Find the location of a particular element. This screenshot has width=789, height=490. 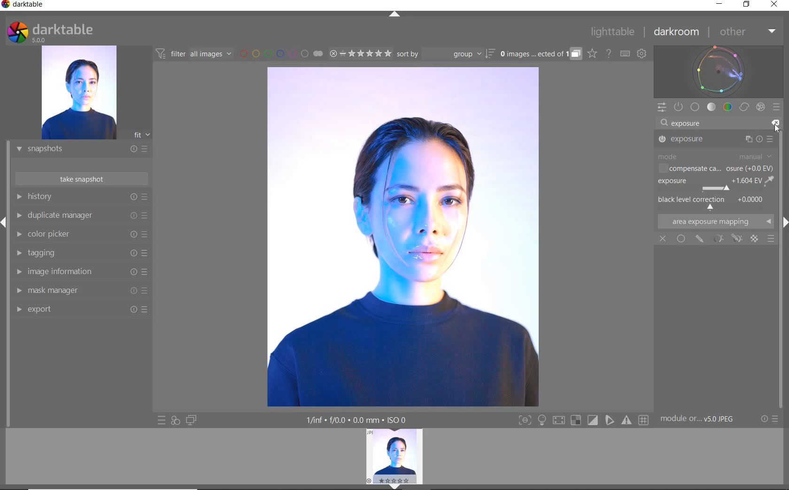

EXPAND/COLLAPSE is located at coordinates (398, 486).